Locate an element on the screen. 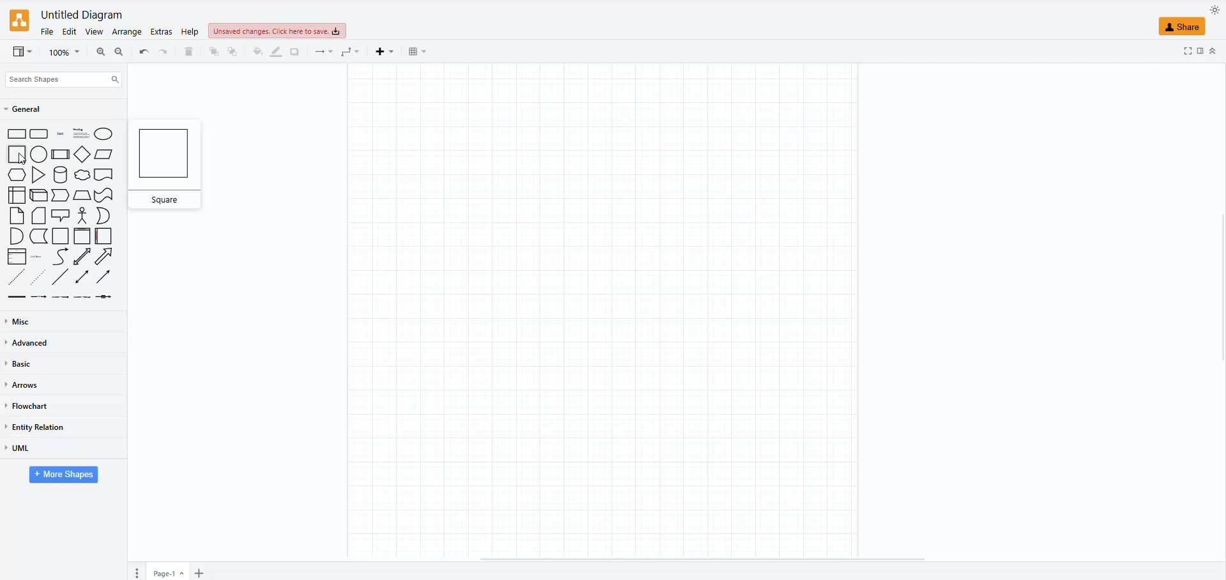 This screenshot has width=1226, height=580. card is located at coordinates (40, 217).